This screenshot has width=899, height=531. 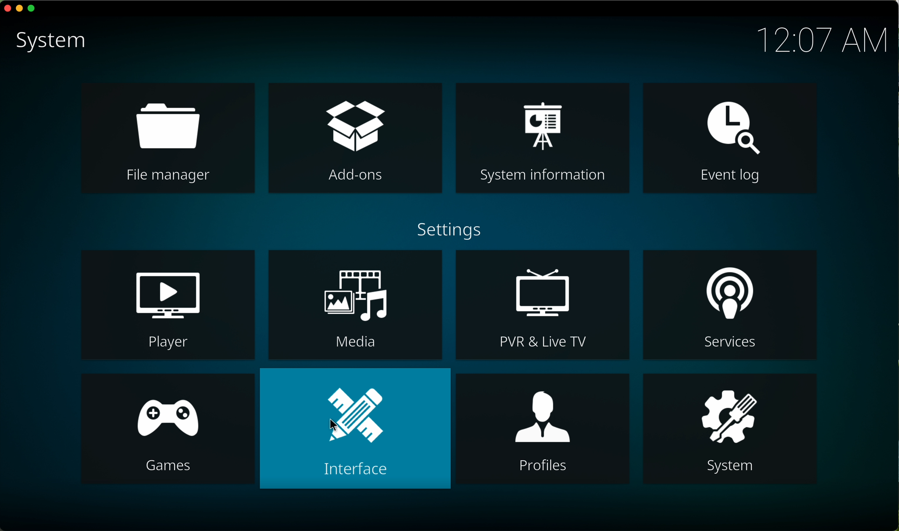 I want to click on profiles, so click(x=542, y=428).